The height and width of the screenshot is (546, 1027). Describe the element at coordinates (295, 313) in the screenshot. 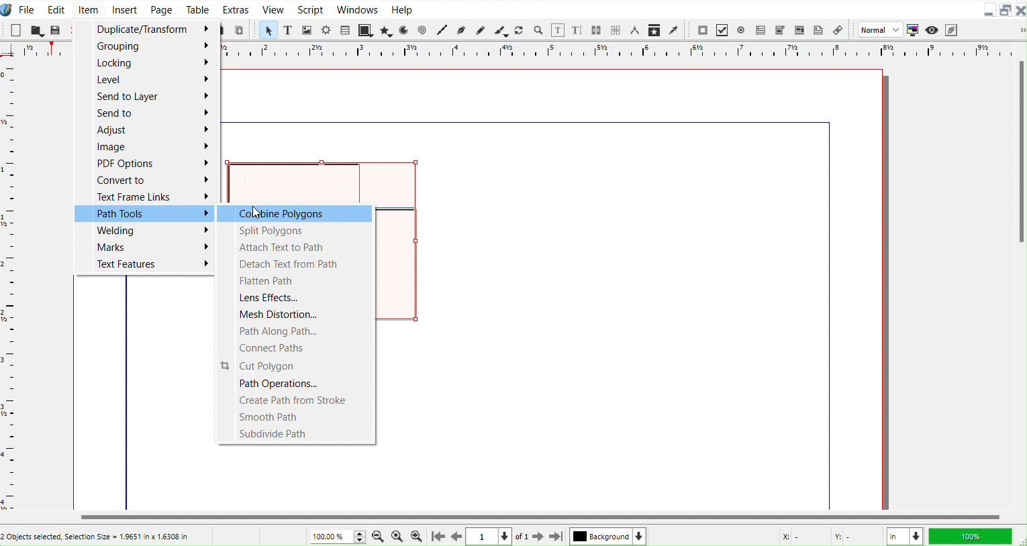

I see `Mesh Distortion` at that location.